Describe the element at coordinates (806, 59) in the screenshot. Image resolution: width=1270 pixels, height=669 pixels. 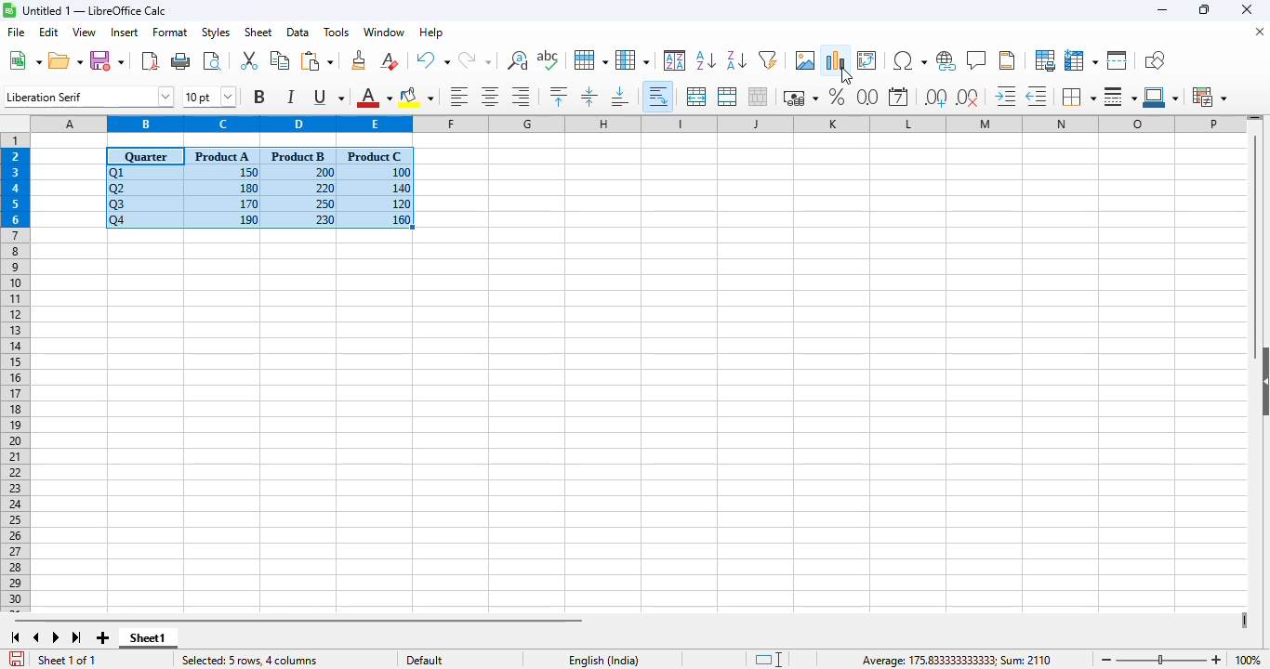
I see `insert image` at that location.